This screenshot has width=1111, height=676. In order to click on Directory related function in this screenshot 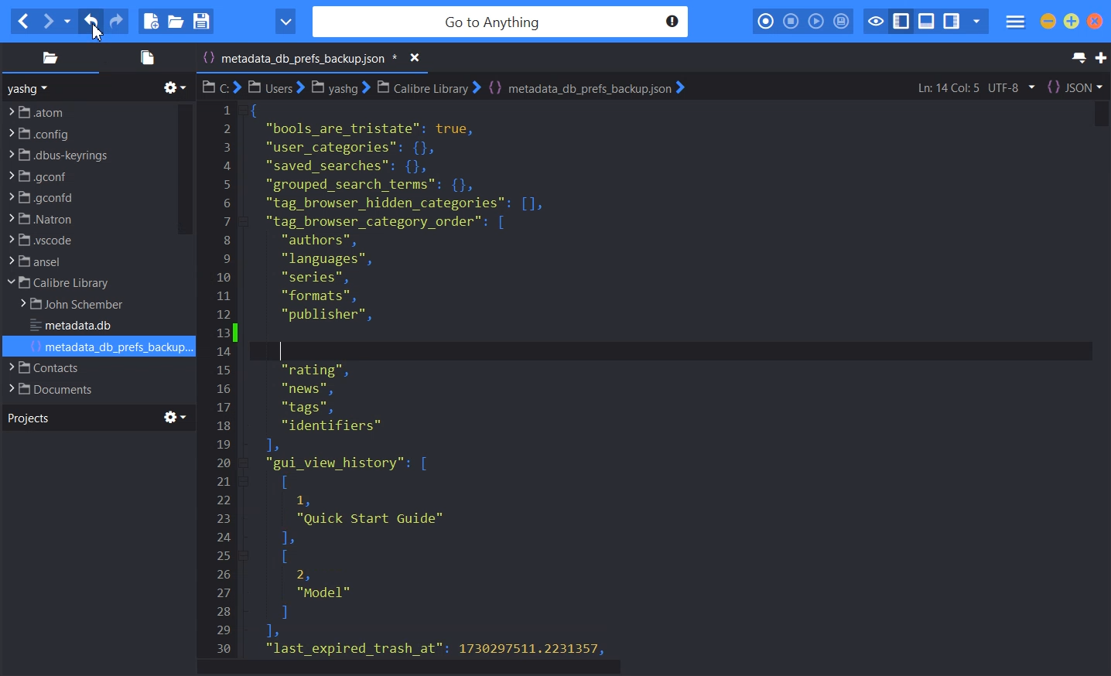, I will do `click(175, 87)`.